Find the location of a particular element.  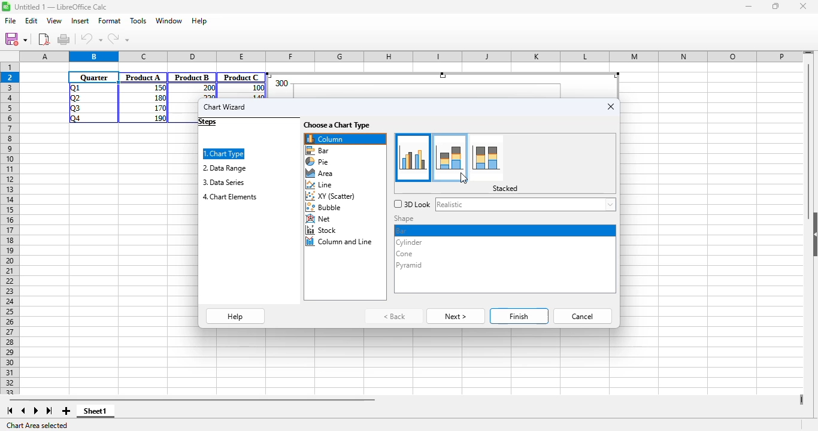

shape is located at coordinates (405, 218).